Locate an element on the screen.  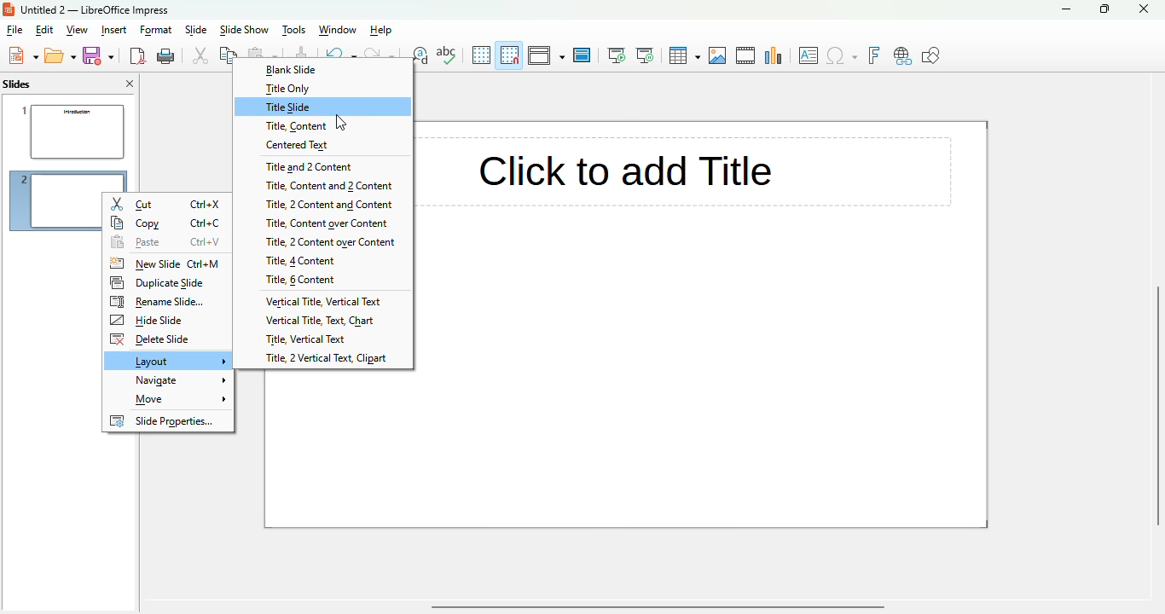
insert fontwork text is located at coordinates (873, 55).